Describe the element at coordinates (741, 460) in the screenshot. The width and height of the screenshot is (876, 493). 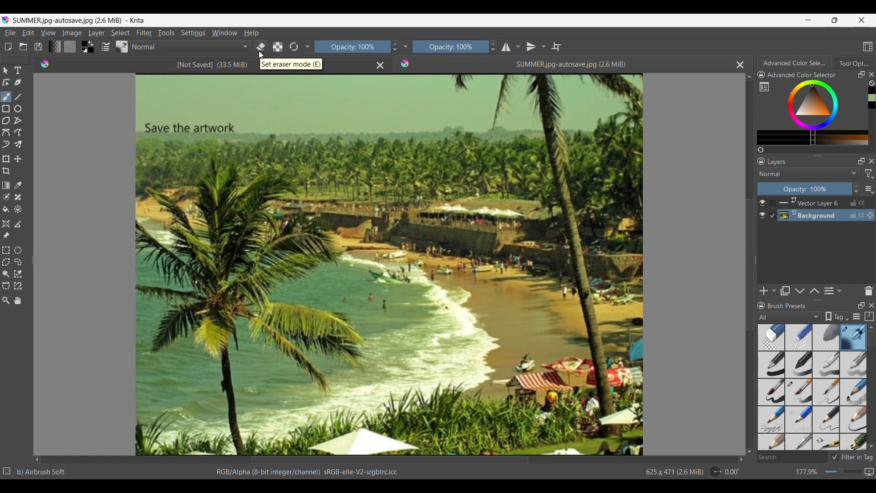
I see `Quick slide to right` at that location.